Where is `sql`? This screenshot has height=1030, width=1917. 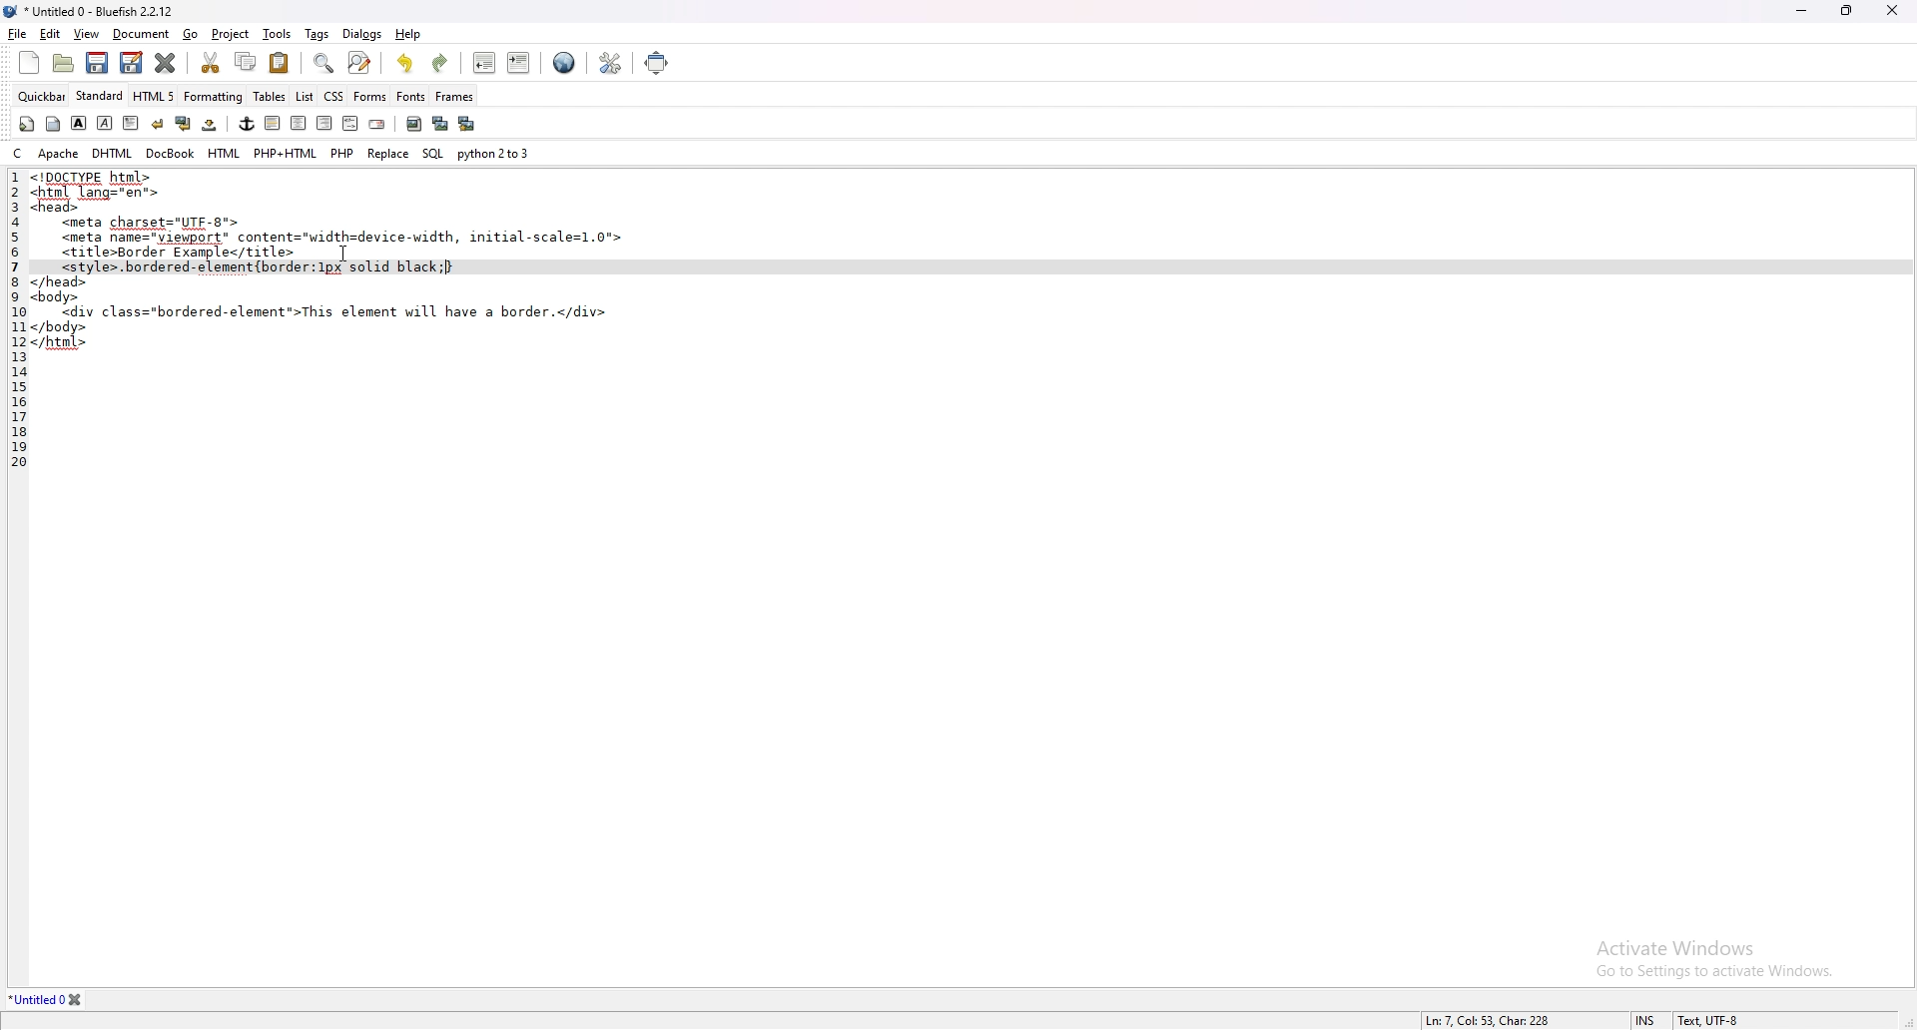 sql is located at coordinates (433, 154).